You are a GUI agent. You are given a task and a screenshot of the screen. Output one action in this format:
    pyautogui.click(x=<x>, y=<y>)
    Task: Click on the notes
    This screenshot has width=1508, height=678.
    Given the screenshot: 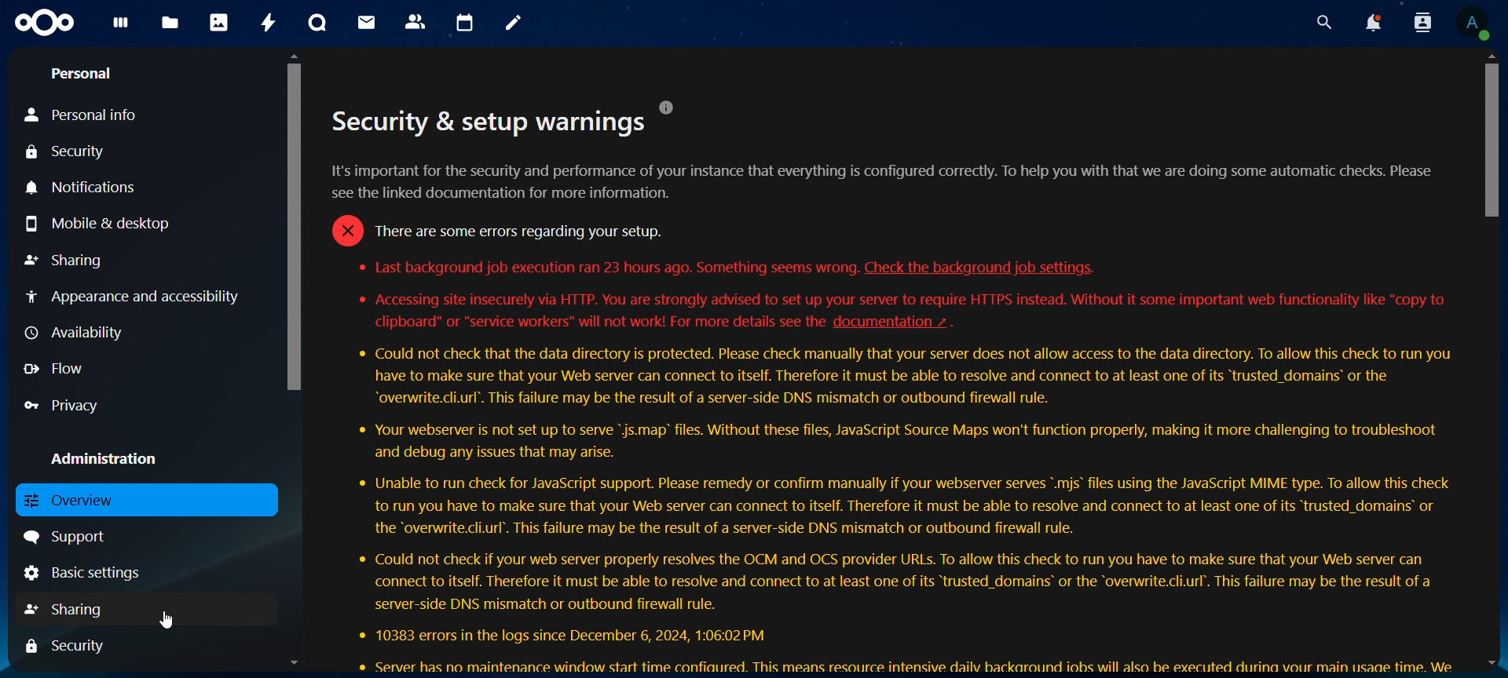 What is the action you would take?
    pyautogui.click(x=513, y=23)
    